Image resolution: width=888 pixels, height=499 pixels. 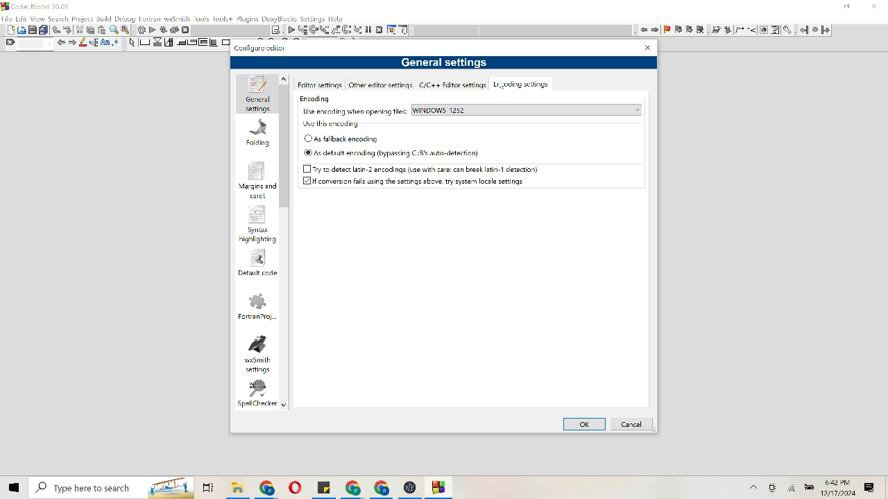 What do you see at coordinates (39, 29) in the screenshot?
I see `Print and duplicate` at bounding box center [39, 29].